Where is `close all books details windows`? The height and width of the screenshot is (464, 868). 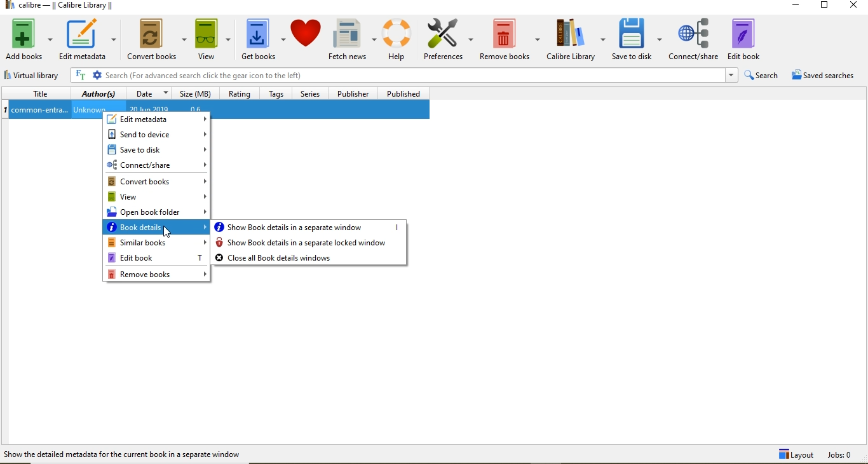
close all books details windows is located at coordinates (310, 258).